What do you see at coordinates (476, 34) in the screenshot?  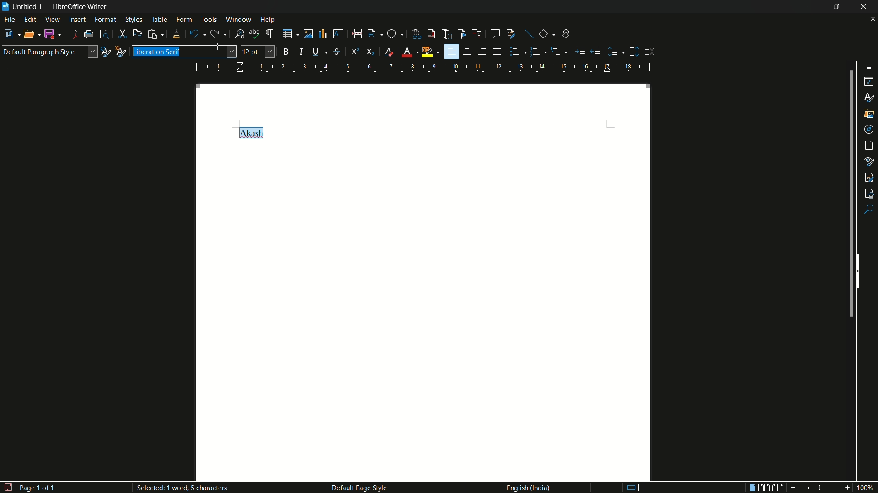 I see `insert cross reference` at bounding box center [476, 34].